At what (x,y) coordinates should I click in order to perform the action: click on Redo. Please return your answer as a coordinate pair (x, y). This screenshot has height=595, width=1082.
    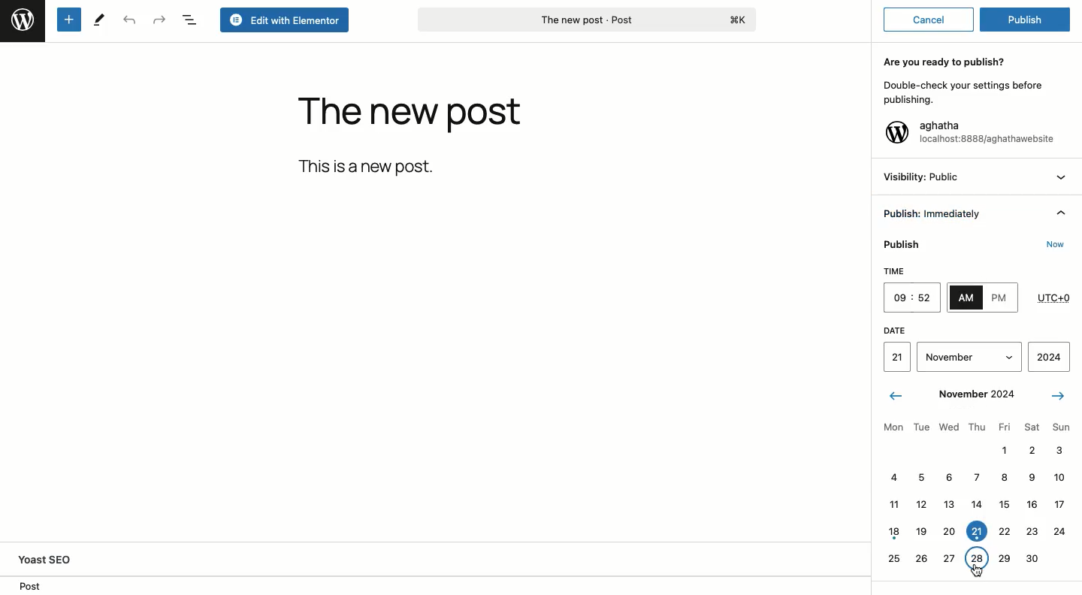
    Looking at the image, I should click on (160, 19).